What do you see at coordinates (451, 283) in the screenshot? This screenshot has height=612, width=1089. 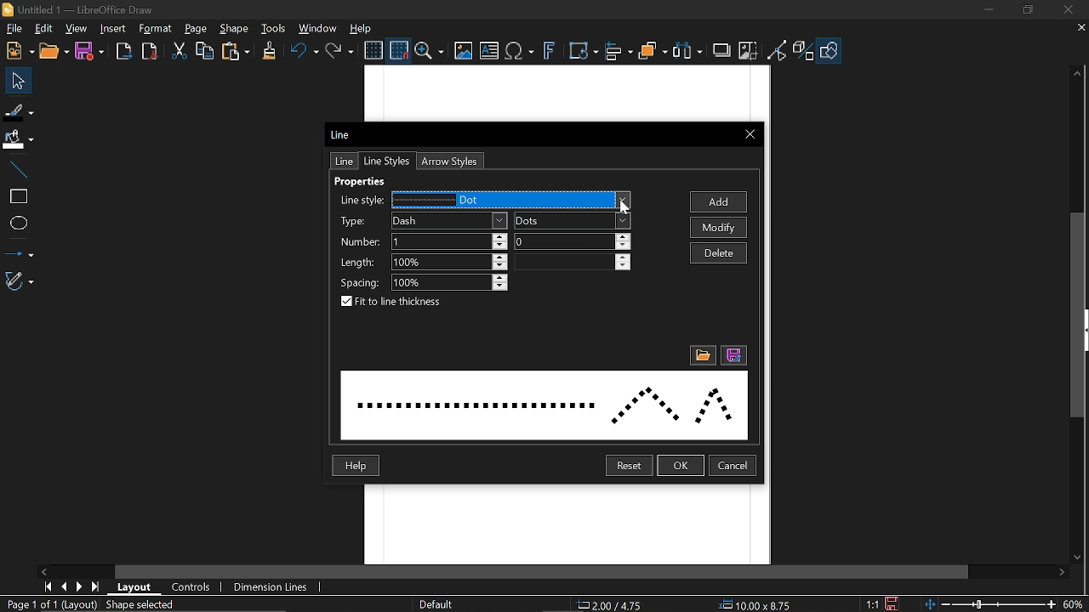 I see `Spacing` at bounding box center [451, 283].